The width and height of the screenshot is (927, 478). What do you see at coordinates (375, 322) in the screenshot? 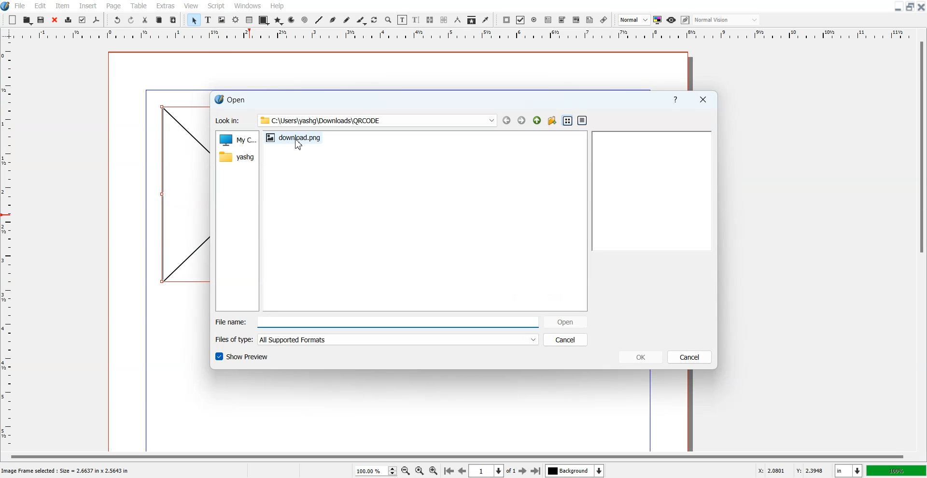
I see `Enter File Name` at bounding box center [375, 322].